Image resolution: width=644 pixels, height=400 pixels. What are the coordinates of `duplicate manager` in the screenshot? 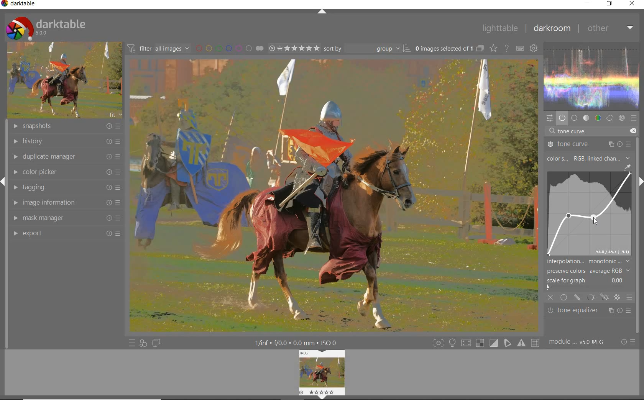 It's located at (66, 156).